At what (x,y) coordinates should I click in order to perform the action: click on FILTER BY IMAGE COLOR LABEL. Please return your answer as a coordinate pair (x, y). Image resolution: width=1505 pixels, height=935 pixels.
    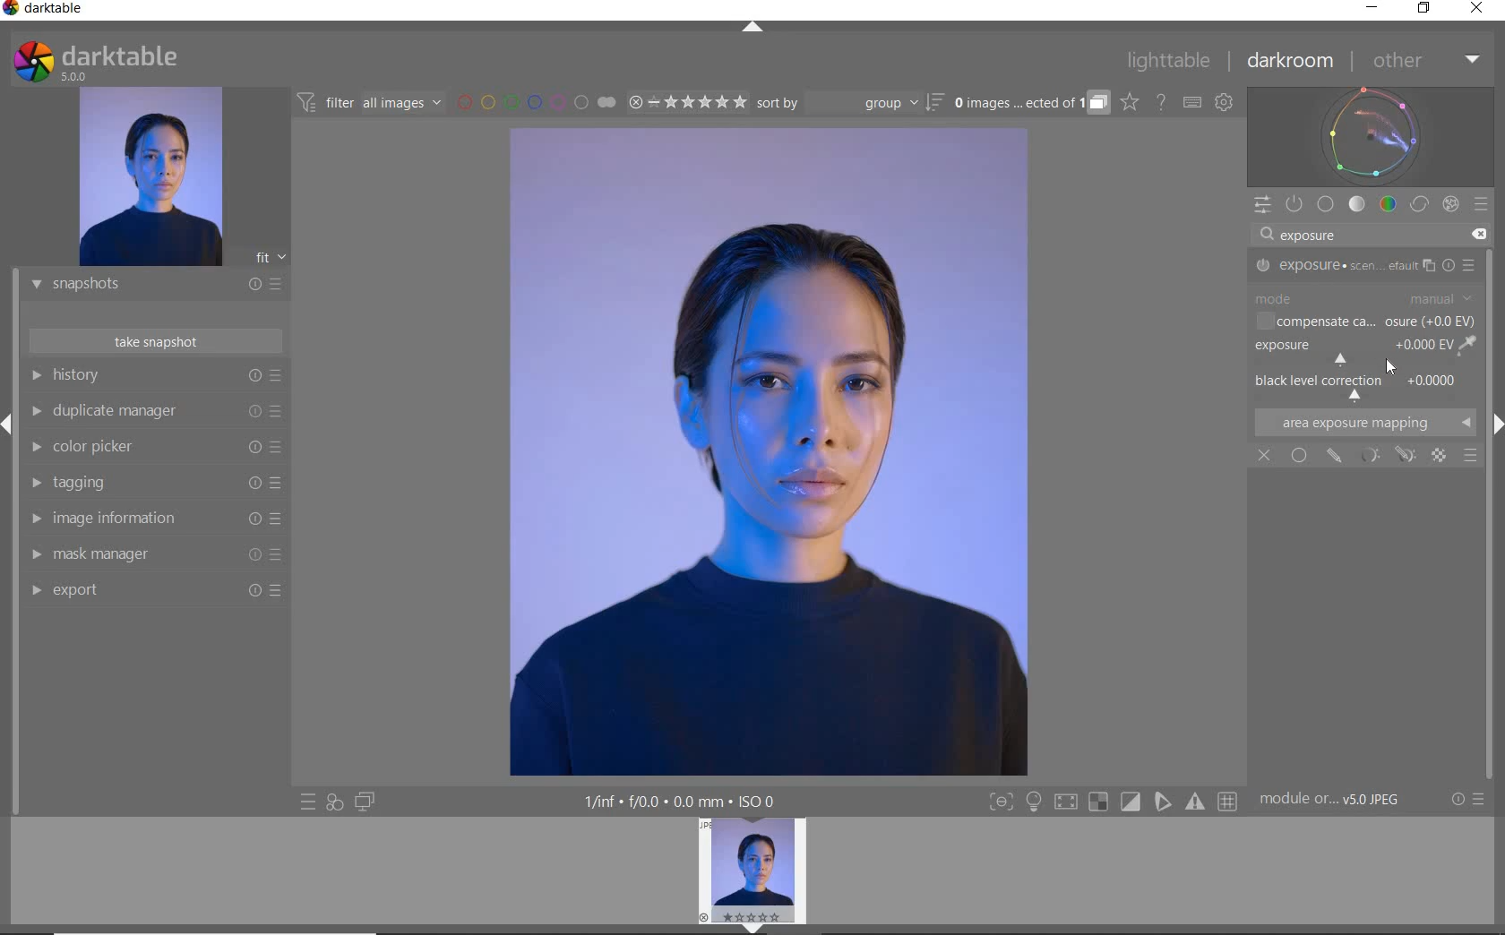
    Looking at the image, I should click on (537, 101).